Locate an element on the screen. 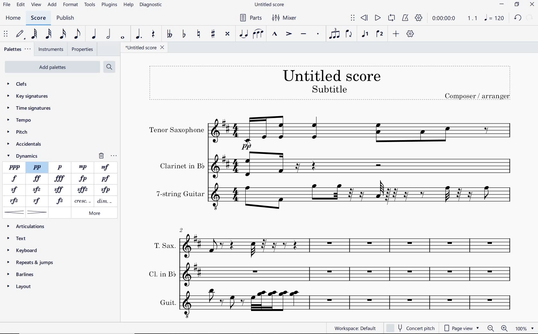 This screenshot has height=334, width=538. RF(RINFORZANDO) is located at coordinates (37, 201).